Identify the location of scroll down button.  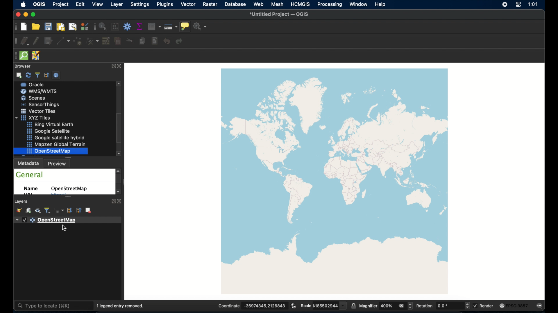
(119, 154).